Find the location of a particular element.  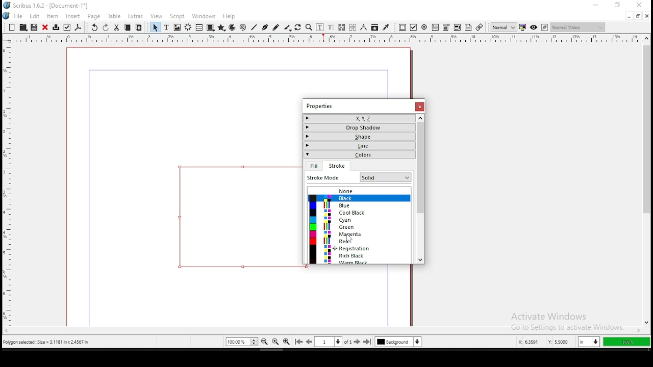

zoom in is located at coordinates (287, 342).